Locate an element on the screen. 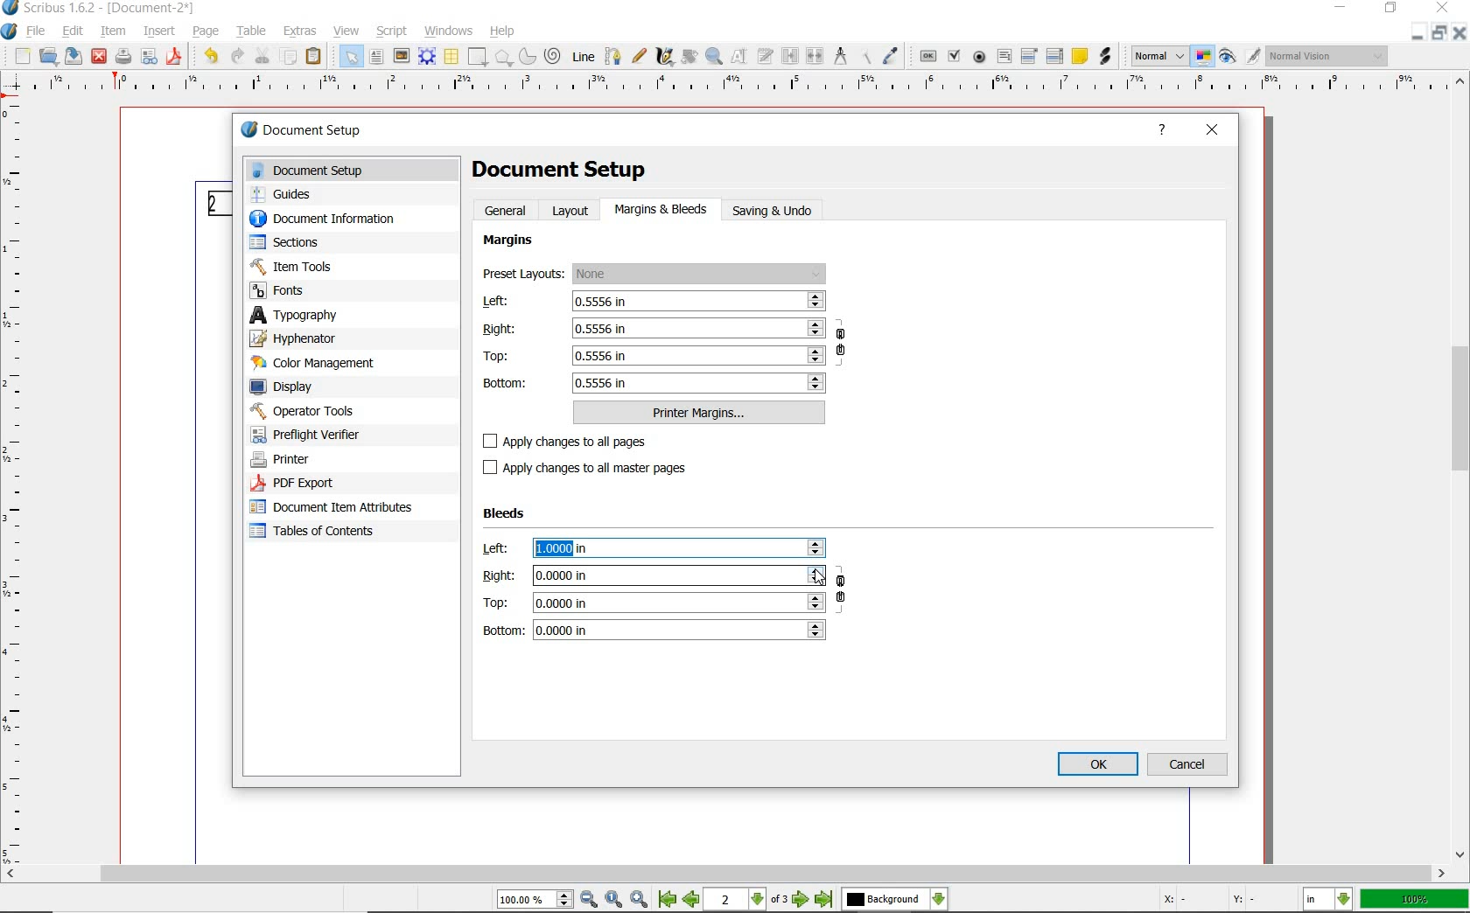  print is located at coordinates (122, 56).